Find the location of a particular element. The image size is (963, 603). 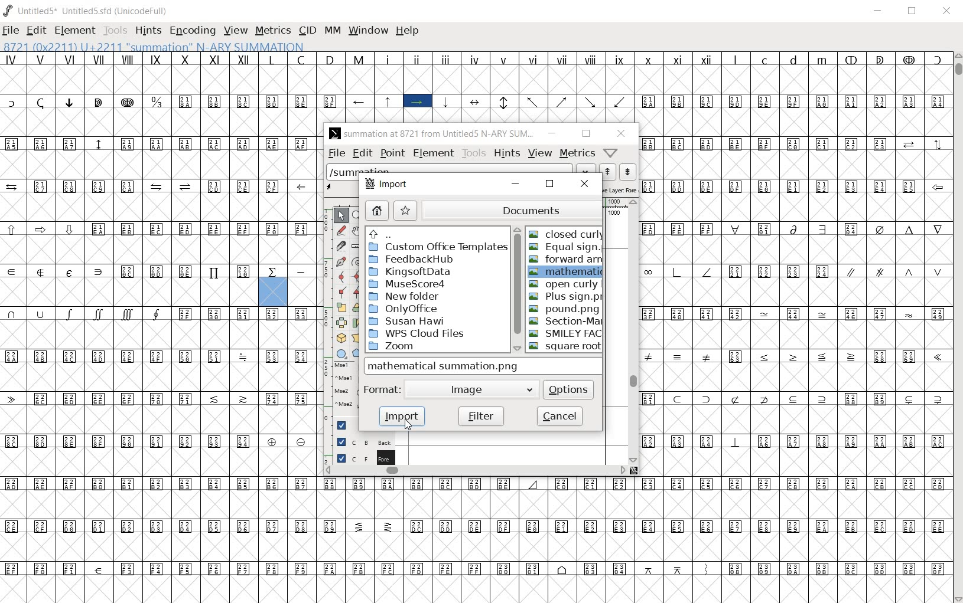

home is located at coordinates (377, 210).